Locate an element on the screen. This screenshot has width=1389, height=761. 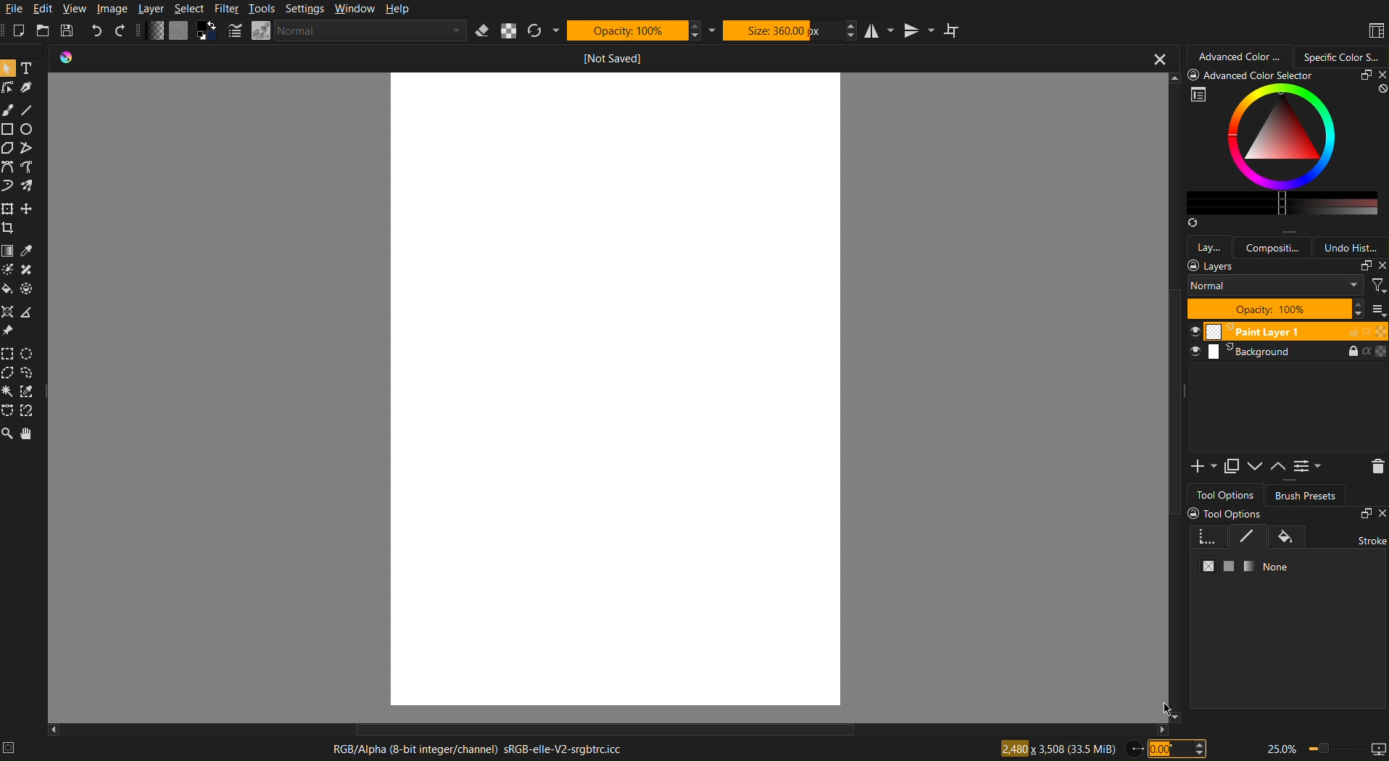
Current Document is located at coordinates (589, 59).